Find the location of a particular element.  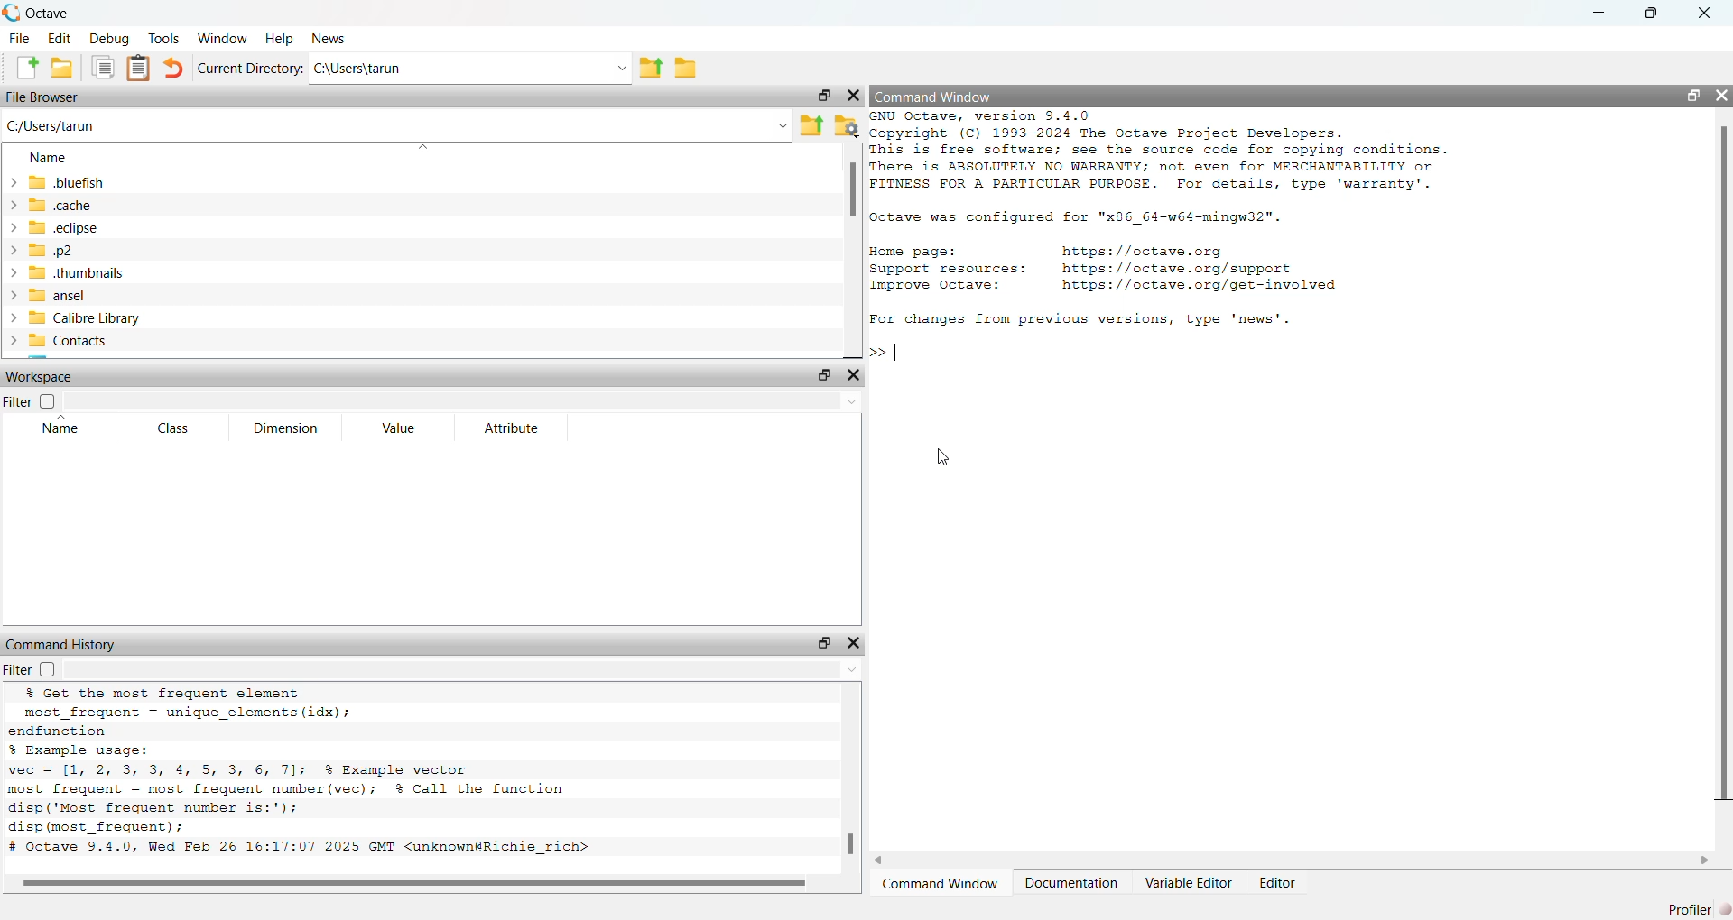

.bluefish is located at coordinates (68, 181).